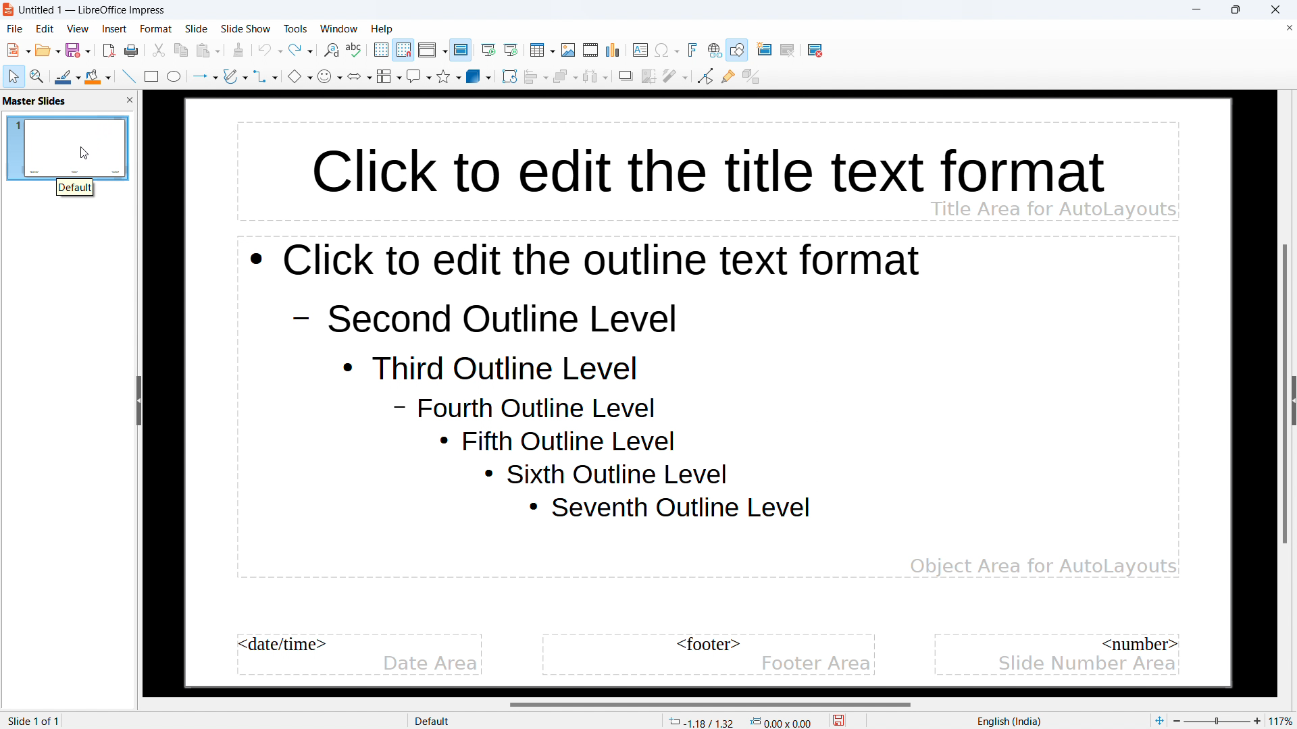 Image resolution: width=1297 pixels, height=729 pixels. Describe the element at coordinates (562, 441) in the screenshot. I see `Fifth outline level` at that location.